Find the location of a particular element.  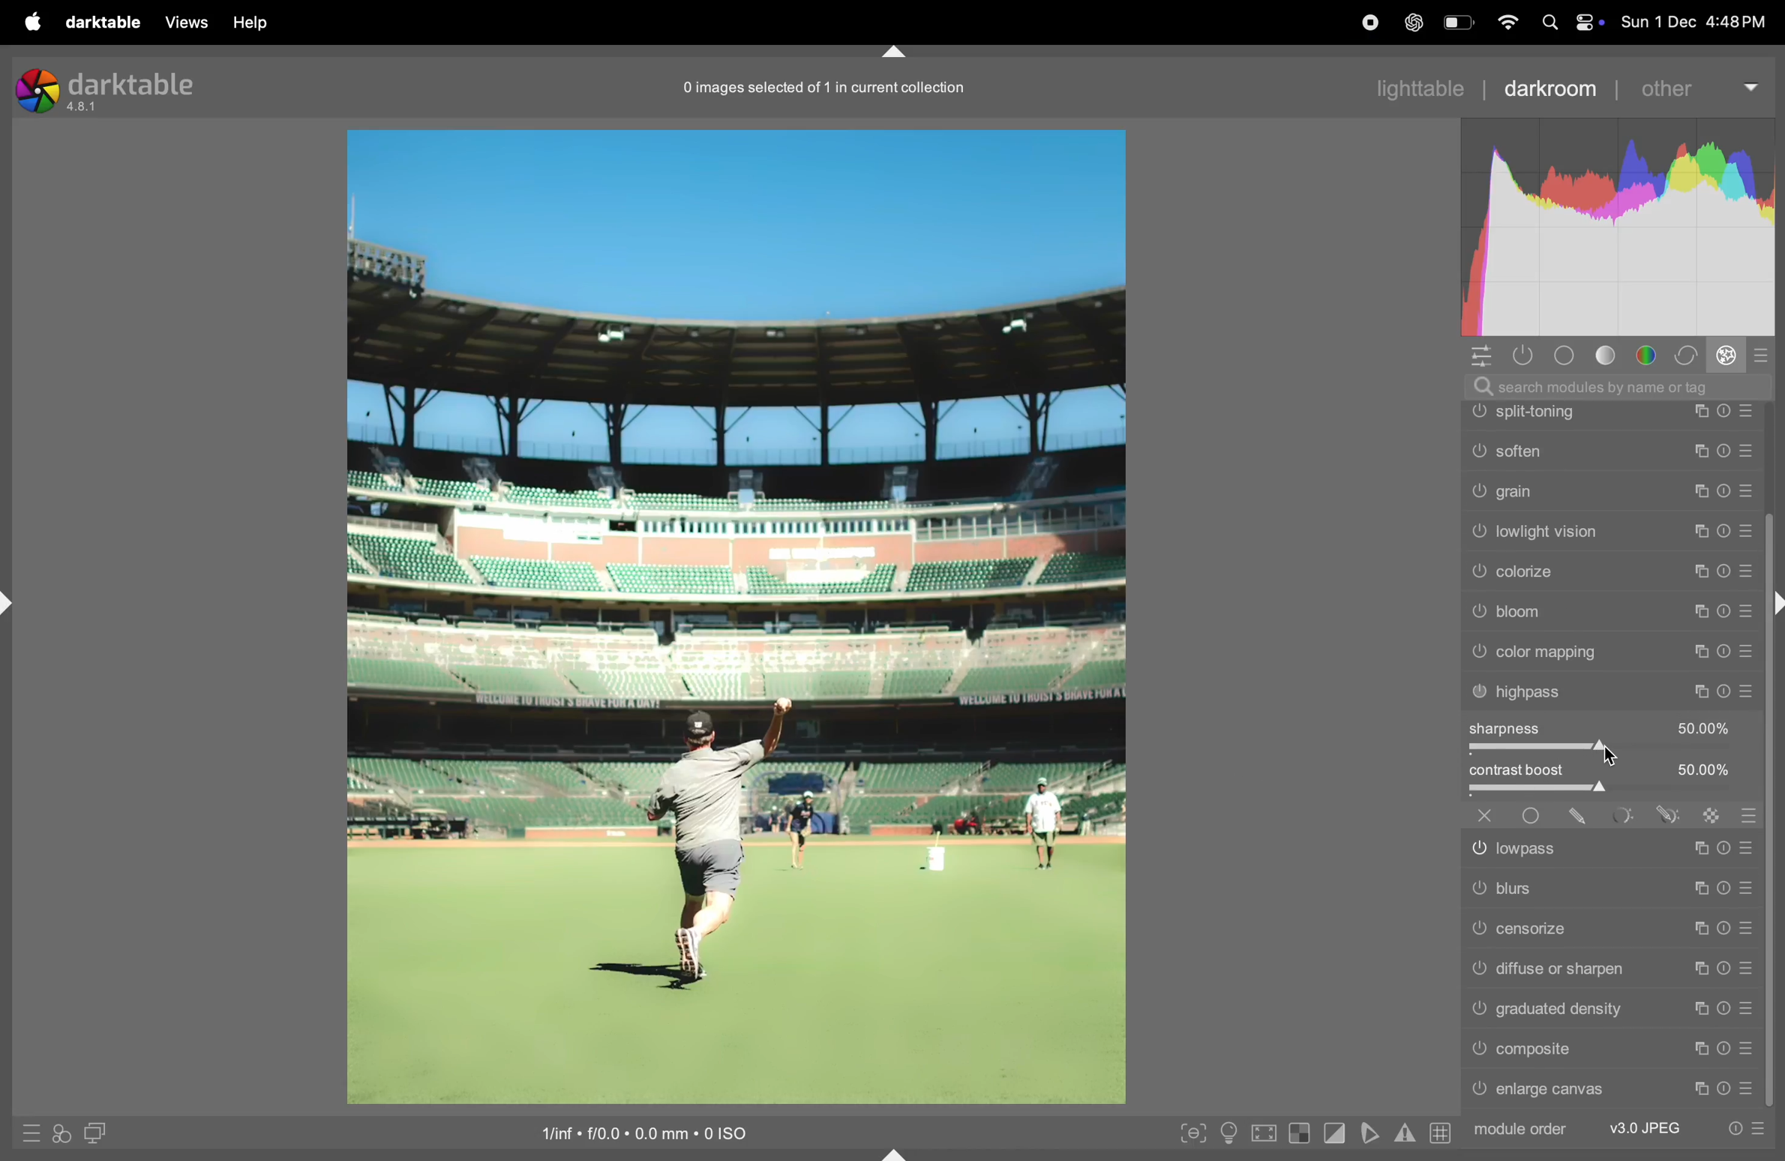

colorize is located at coordinates (1615, 689).